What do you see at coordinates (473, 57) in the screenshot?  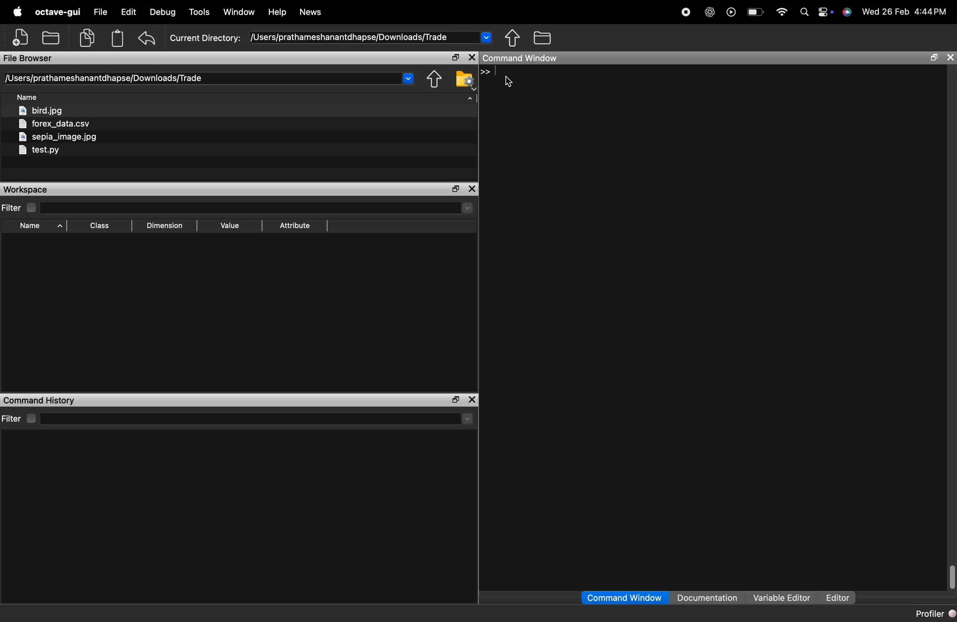 I see `close` at bounding box center [473, 57].